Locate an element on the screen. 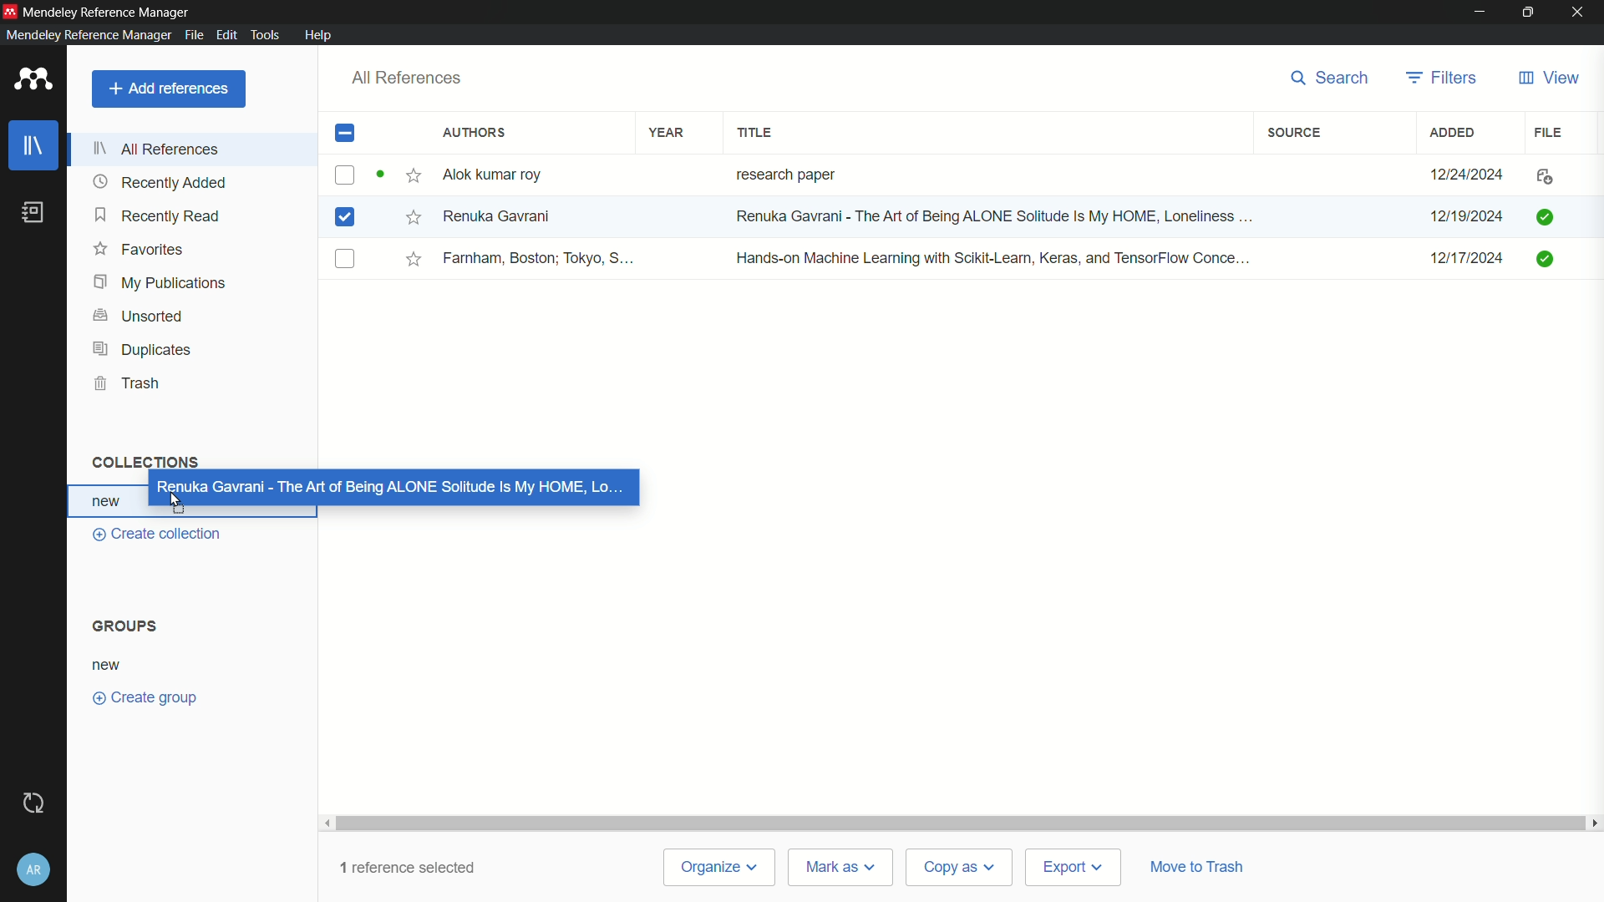  mark as is located at coordinates (843, 867).